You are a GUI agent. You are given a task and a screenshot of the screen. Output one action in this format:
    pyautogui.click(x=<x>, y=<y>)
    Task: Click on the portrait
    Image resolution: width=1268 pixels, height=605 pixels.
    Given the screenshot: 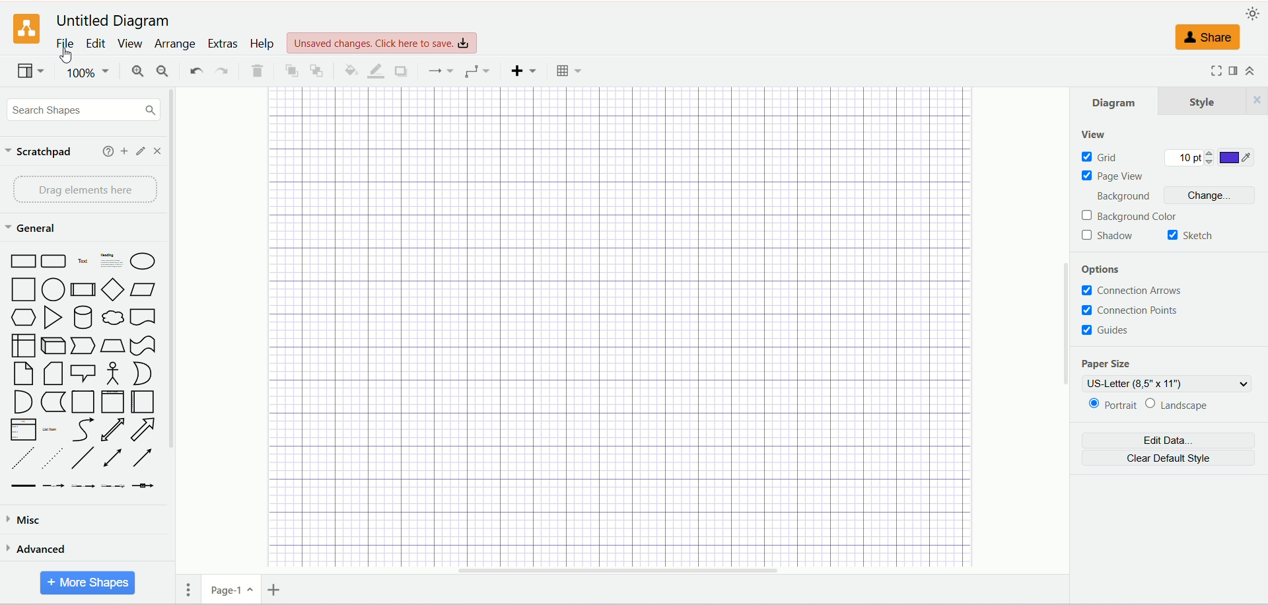 What is the action you would take?
    pyautogui.click(x=1112, y=406)
    